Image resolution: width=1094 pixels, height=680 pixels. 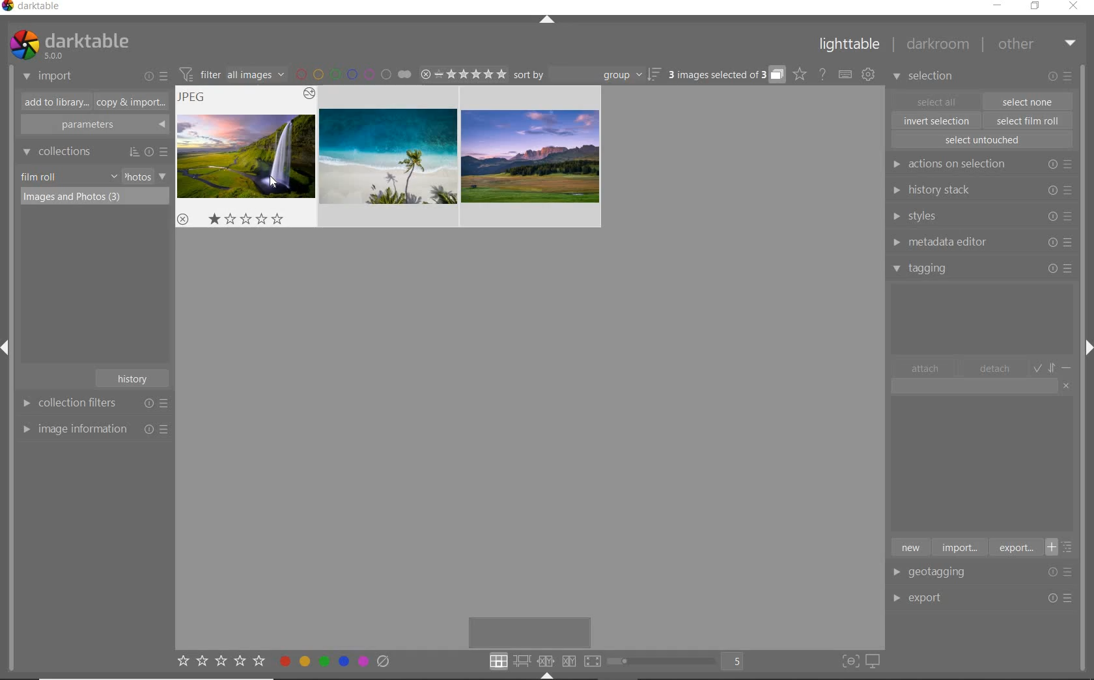 What do you see at coordinates (137, 177) in the screenshot?
I see `photos` at bounding box center [137, 177].